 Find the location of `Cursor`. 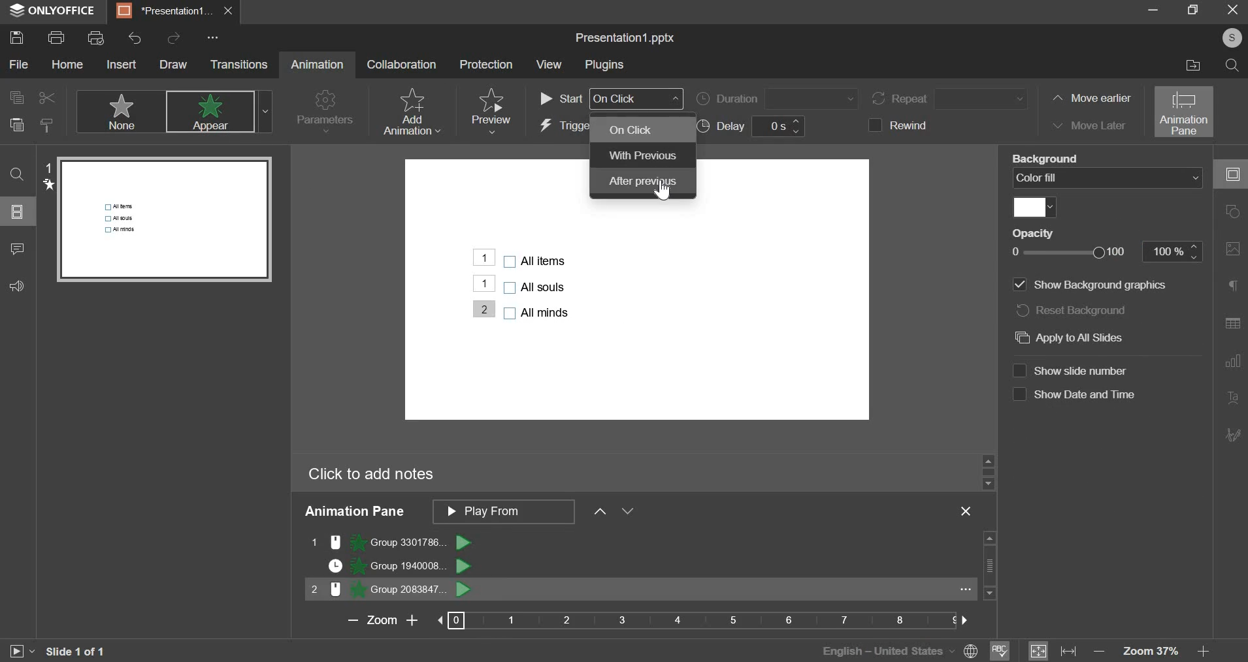

Cursor is located at coordinates (665, 190).